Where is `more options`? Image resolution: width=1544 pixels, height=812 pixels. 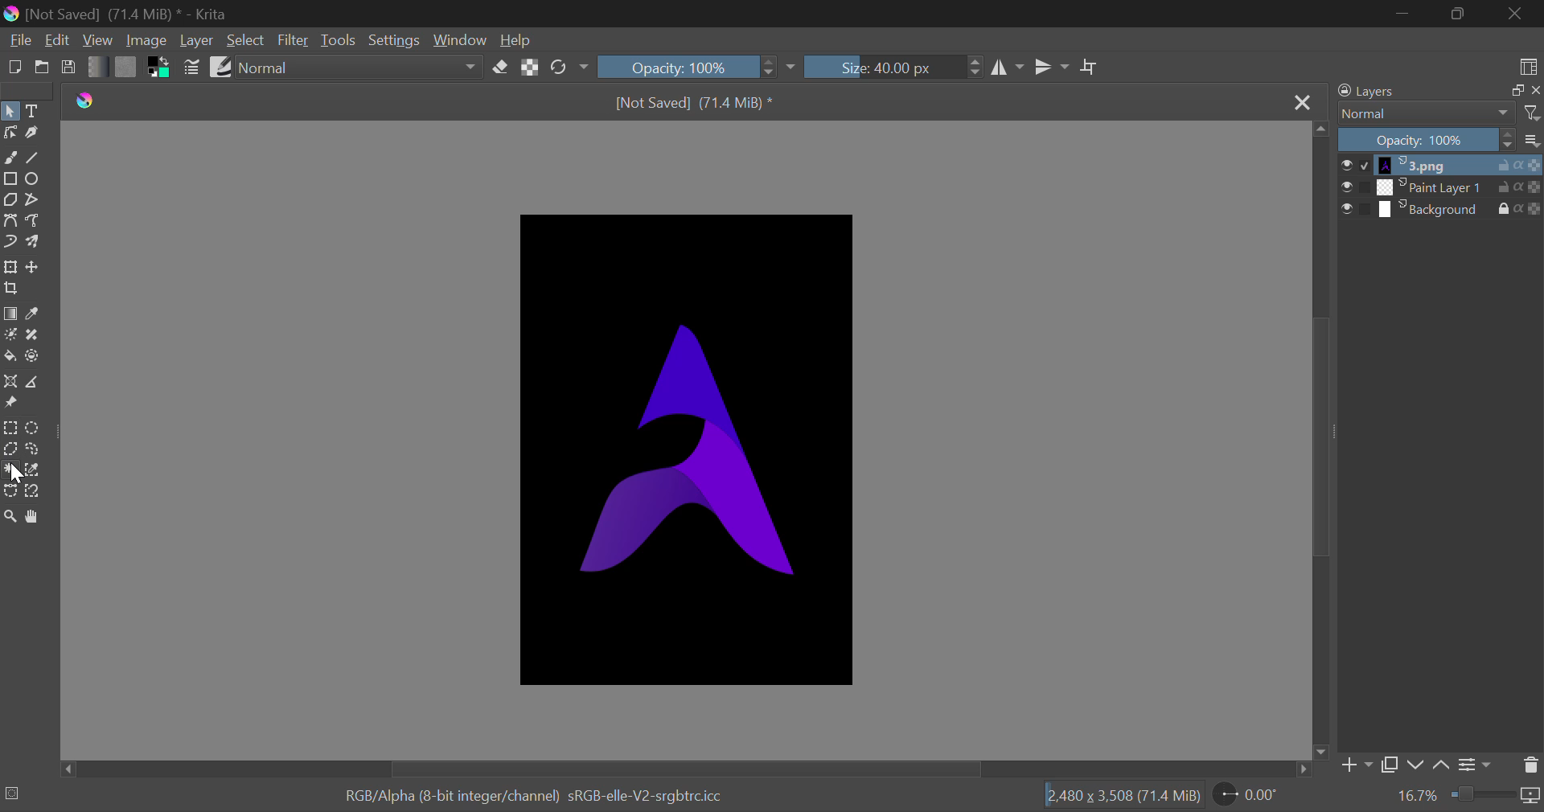 more options is located at coordinates (1530, 141).